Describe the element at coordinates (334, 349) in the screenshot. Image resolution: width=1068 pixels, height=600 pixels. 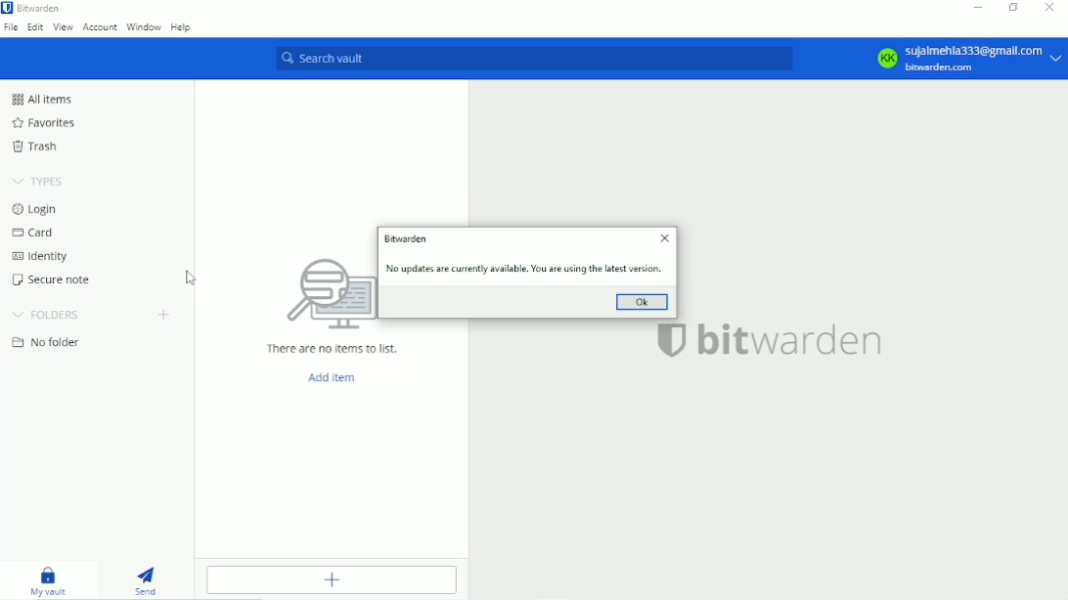
I see `There are no items to list.` at that location.